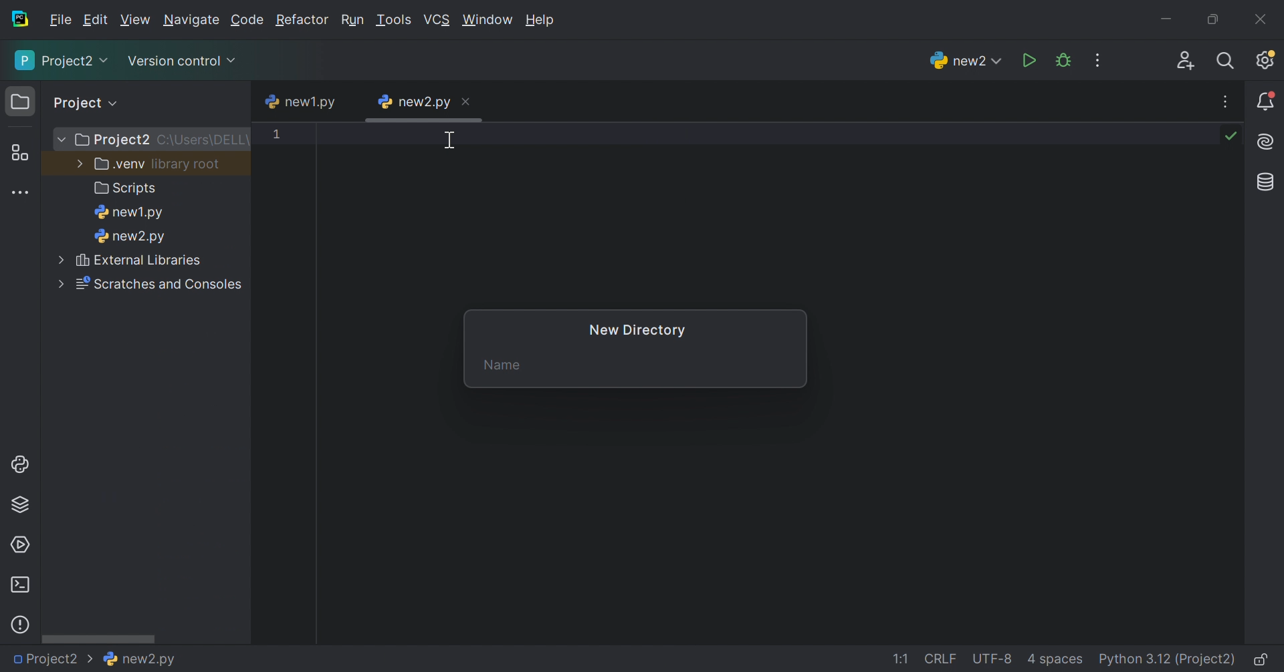 The width and height of the screenshot is (1284, 672). I want to click on Scroll bar, so click(97, 636).